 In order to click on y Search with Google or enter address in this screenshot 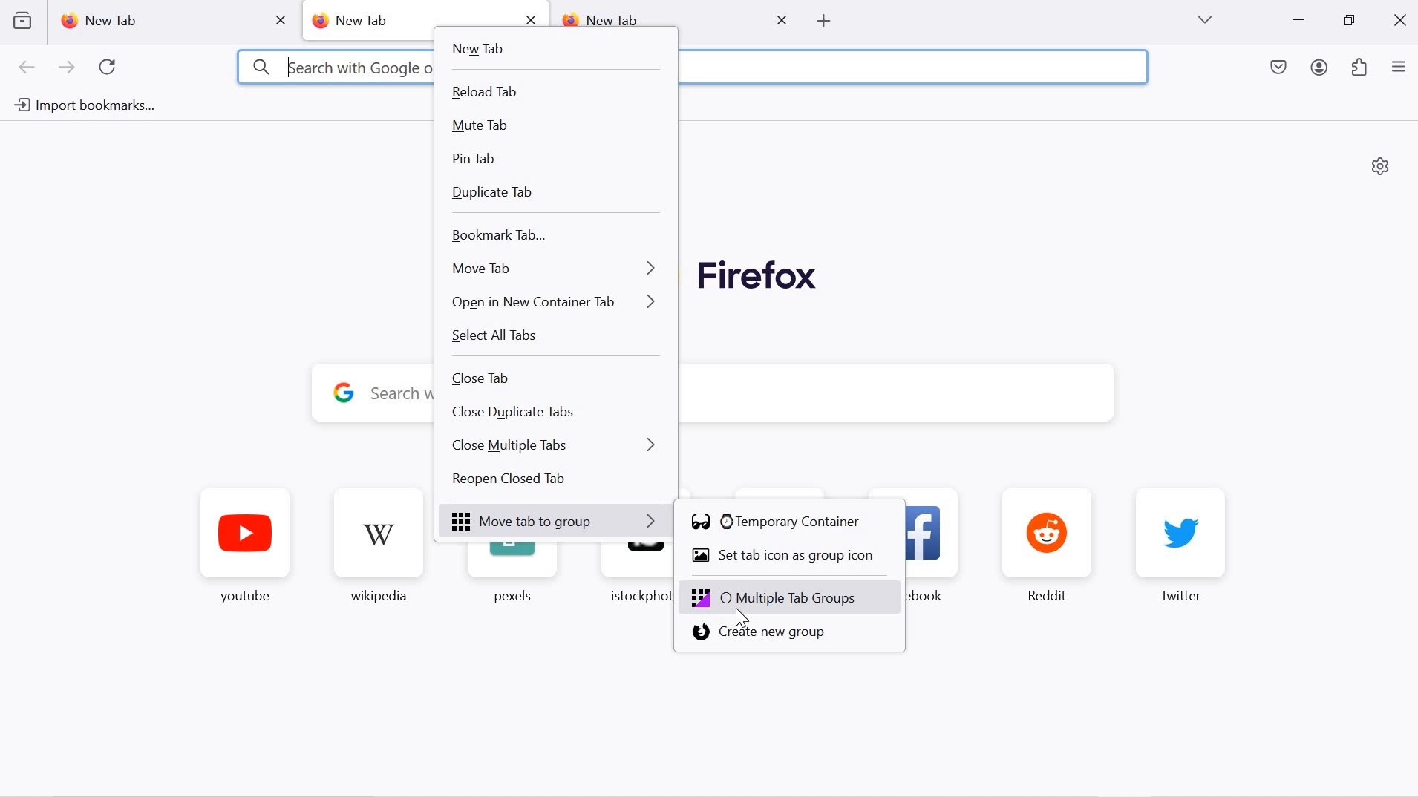, I will do `click(397, 391)`.